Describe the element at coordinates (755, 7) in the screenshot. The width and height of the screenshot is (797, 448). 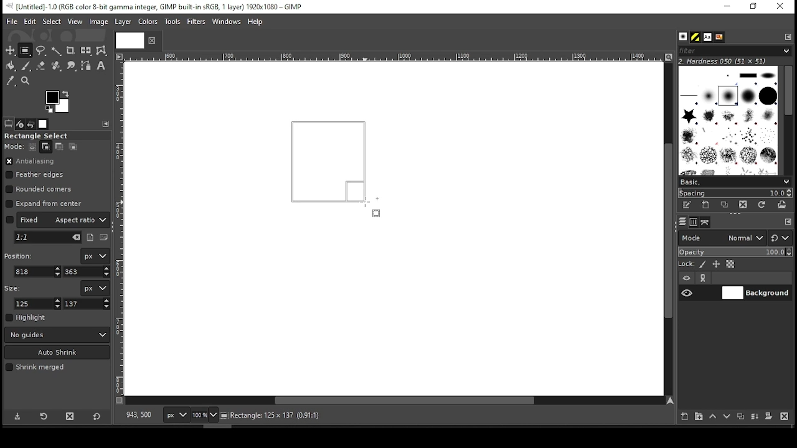
I see `restore` at that location.